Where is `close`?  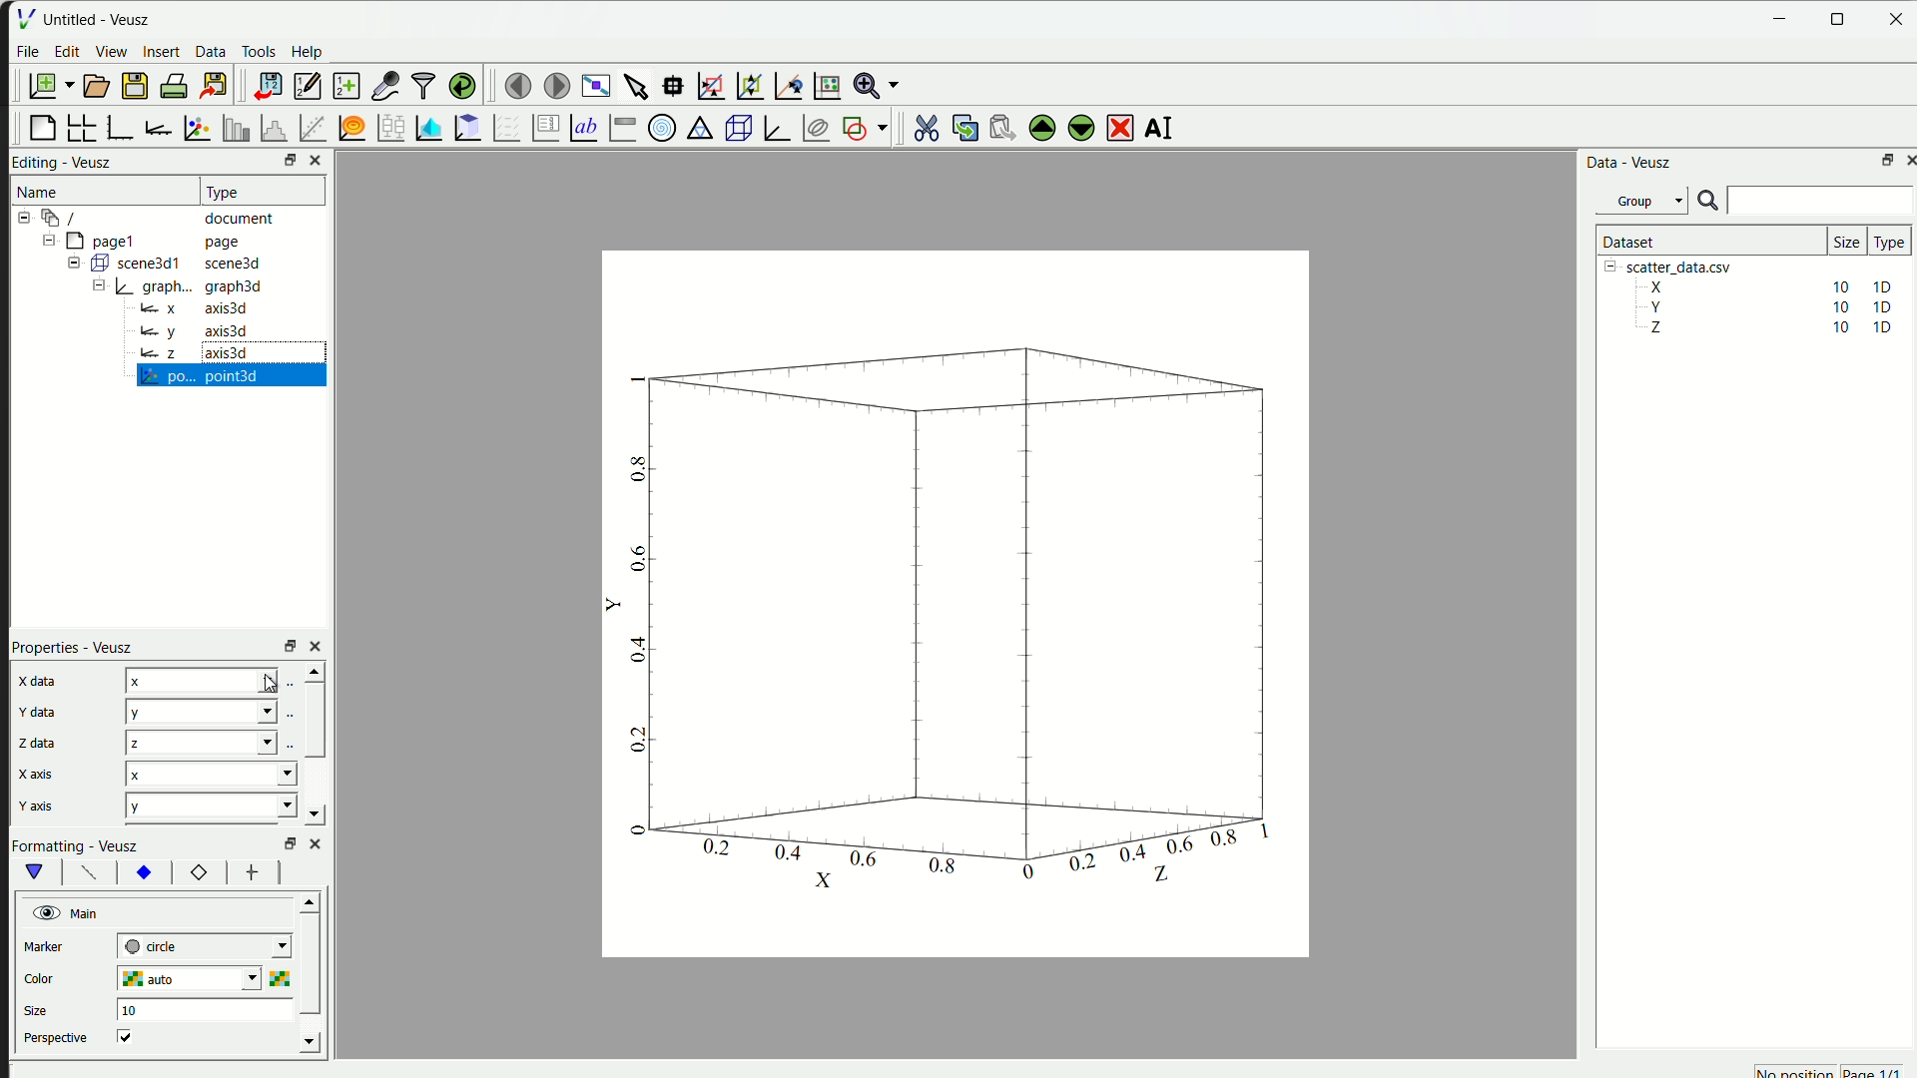 close is located at coordinates (1907, 159).